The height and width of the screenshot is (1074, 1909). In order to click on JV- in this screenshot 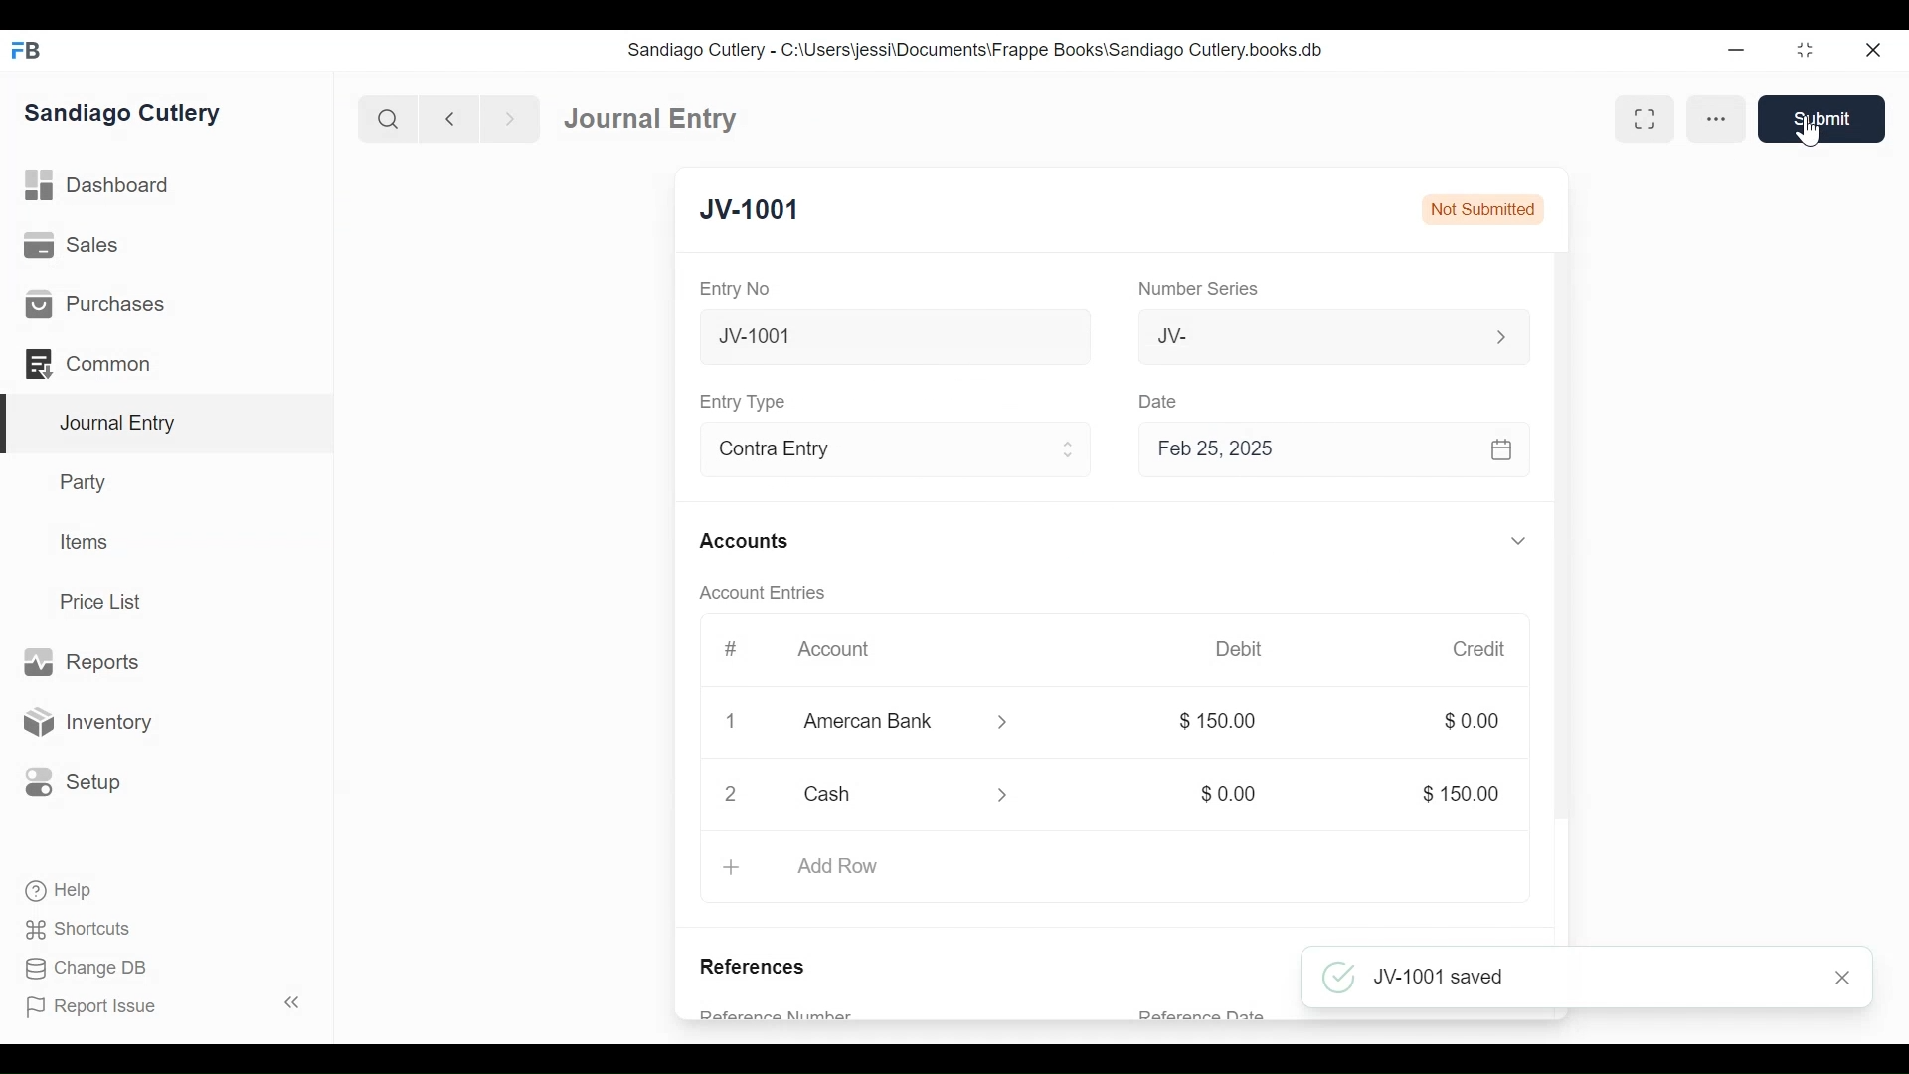, I will do `click(1310, 334)`.